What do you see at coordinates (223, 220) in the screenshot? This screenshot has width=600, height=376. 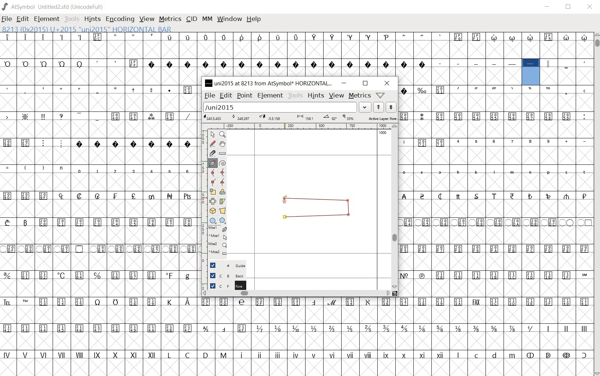 I see `polygon or star` at bounding box center [223, 220].